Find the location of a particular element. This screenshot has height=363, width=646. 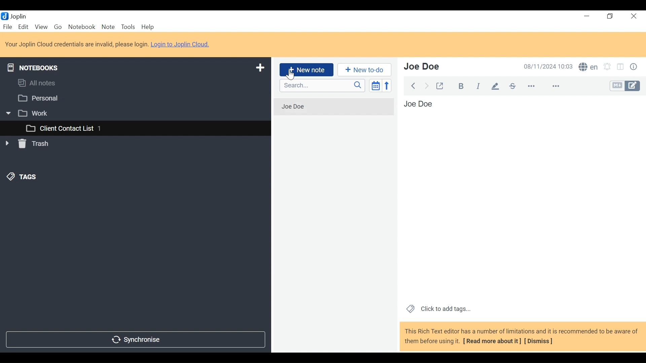

Add a notebook is located at coordinates (259, 68).